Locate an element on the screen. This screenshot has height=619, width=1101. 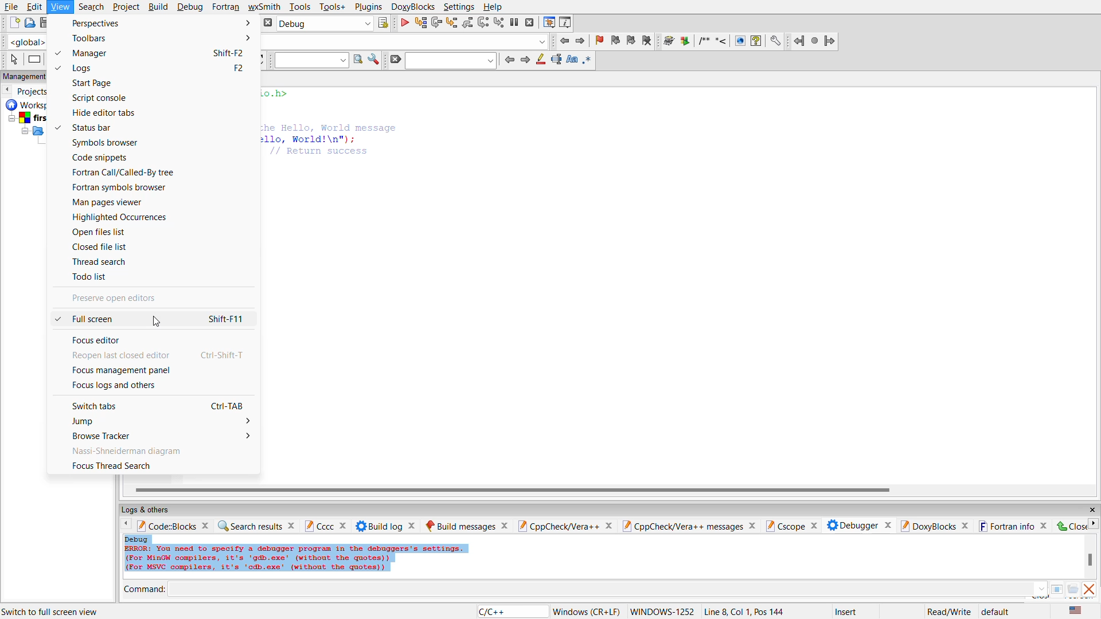
check is located at coordinates (56, 68).